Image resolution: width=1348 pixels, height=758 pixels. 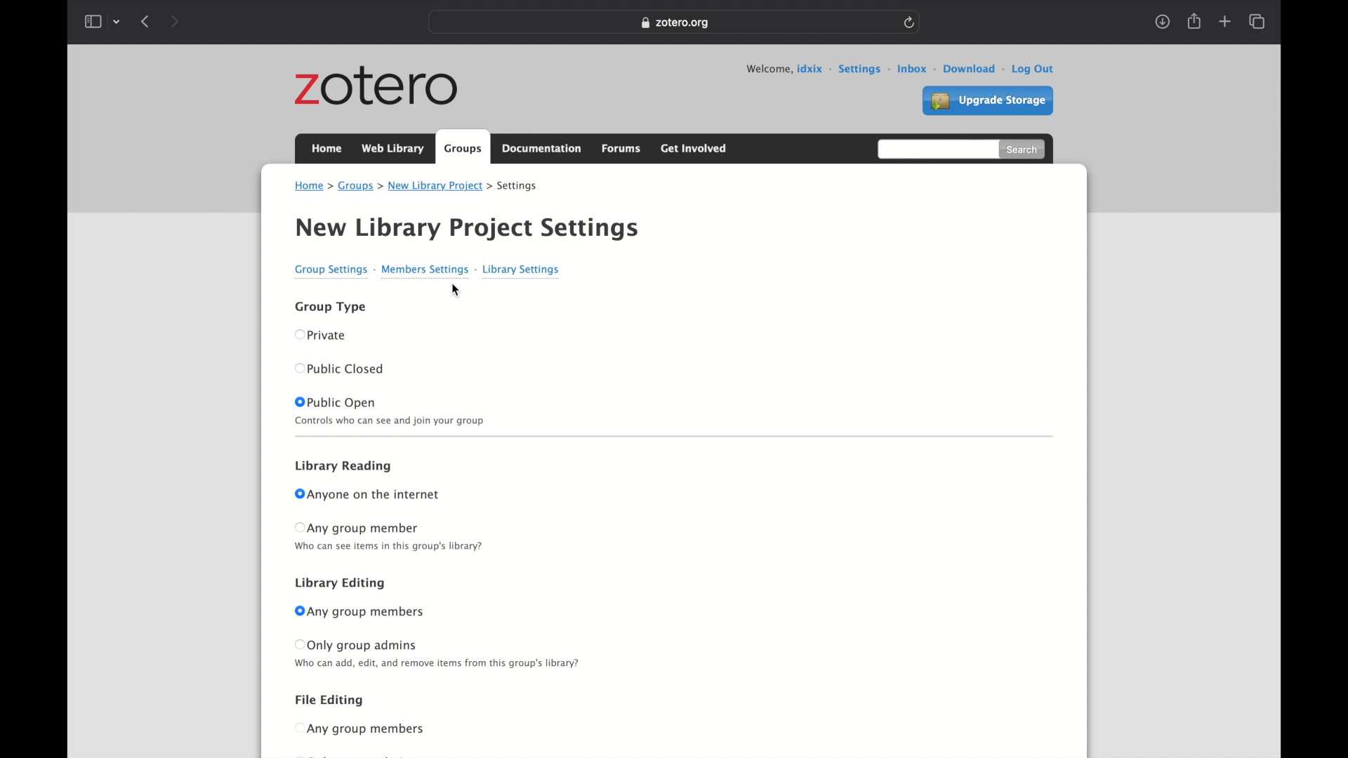 I want to click on web library, so click(x=392, y=149).